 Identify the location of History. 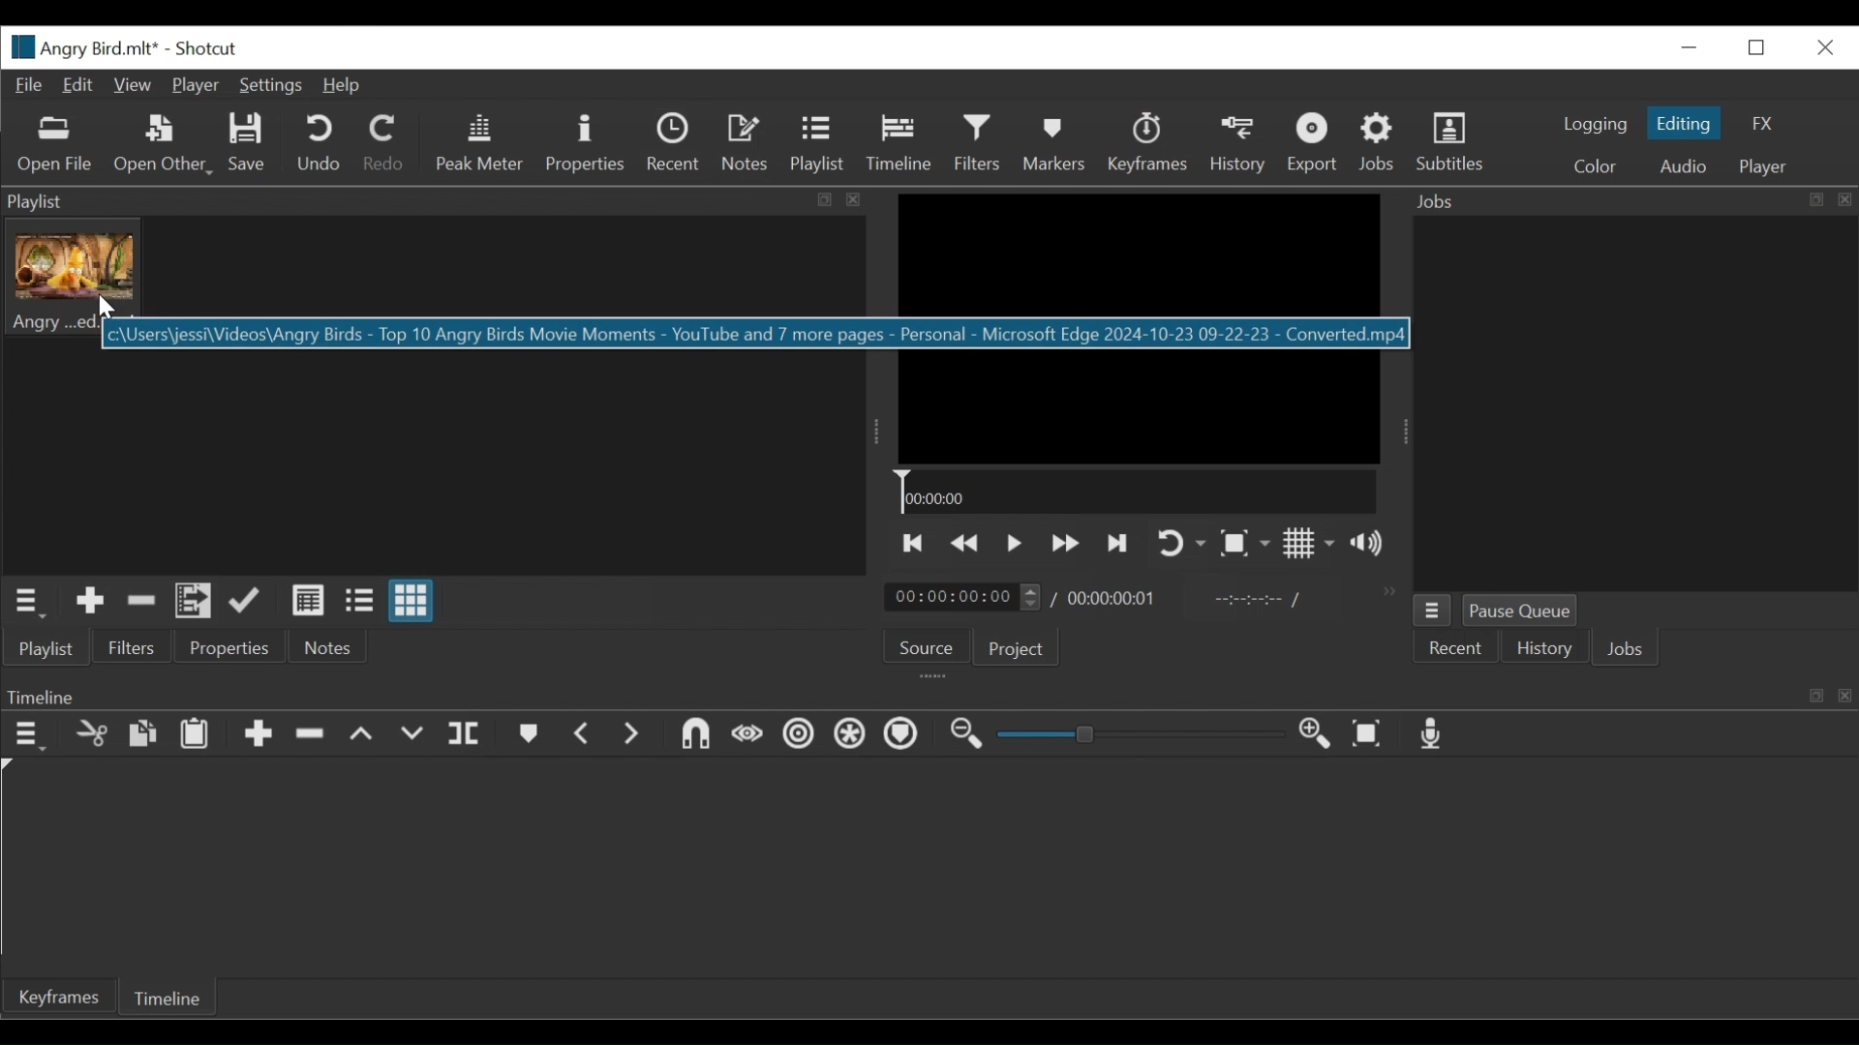
(1239, 146).